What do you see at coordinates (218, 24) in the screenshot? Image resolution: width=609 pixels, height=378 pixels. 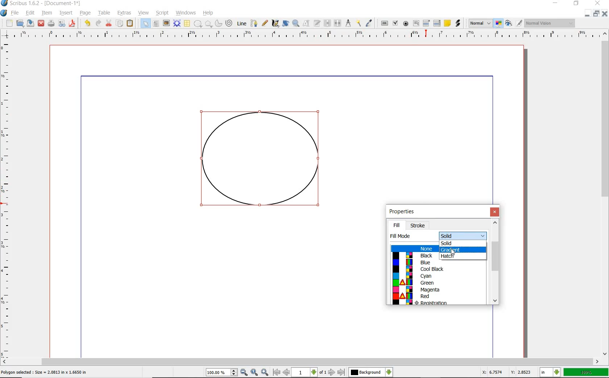 I see `ARC` at bounding box center [218, 24].